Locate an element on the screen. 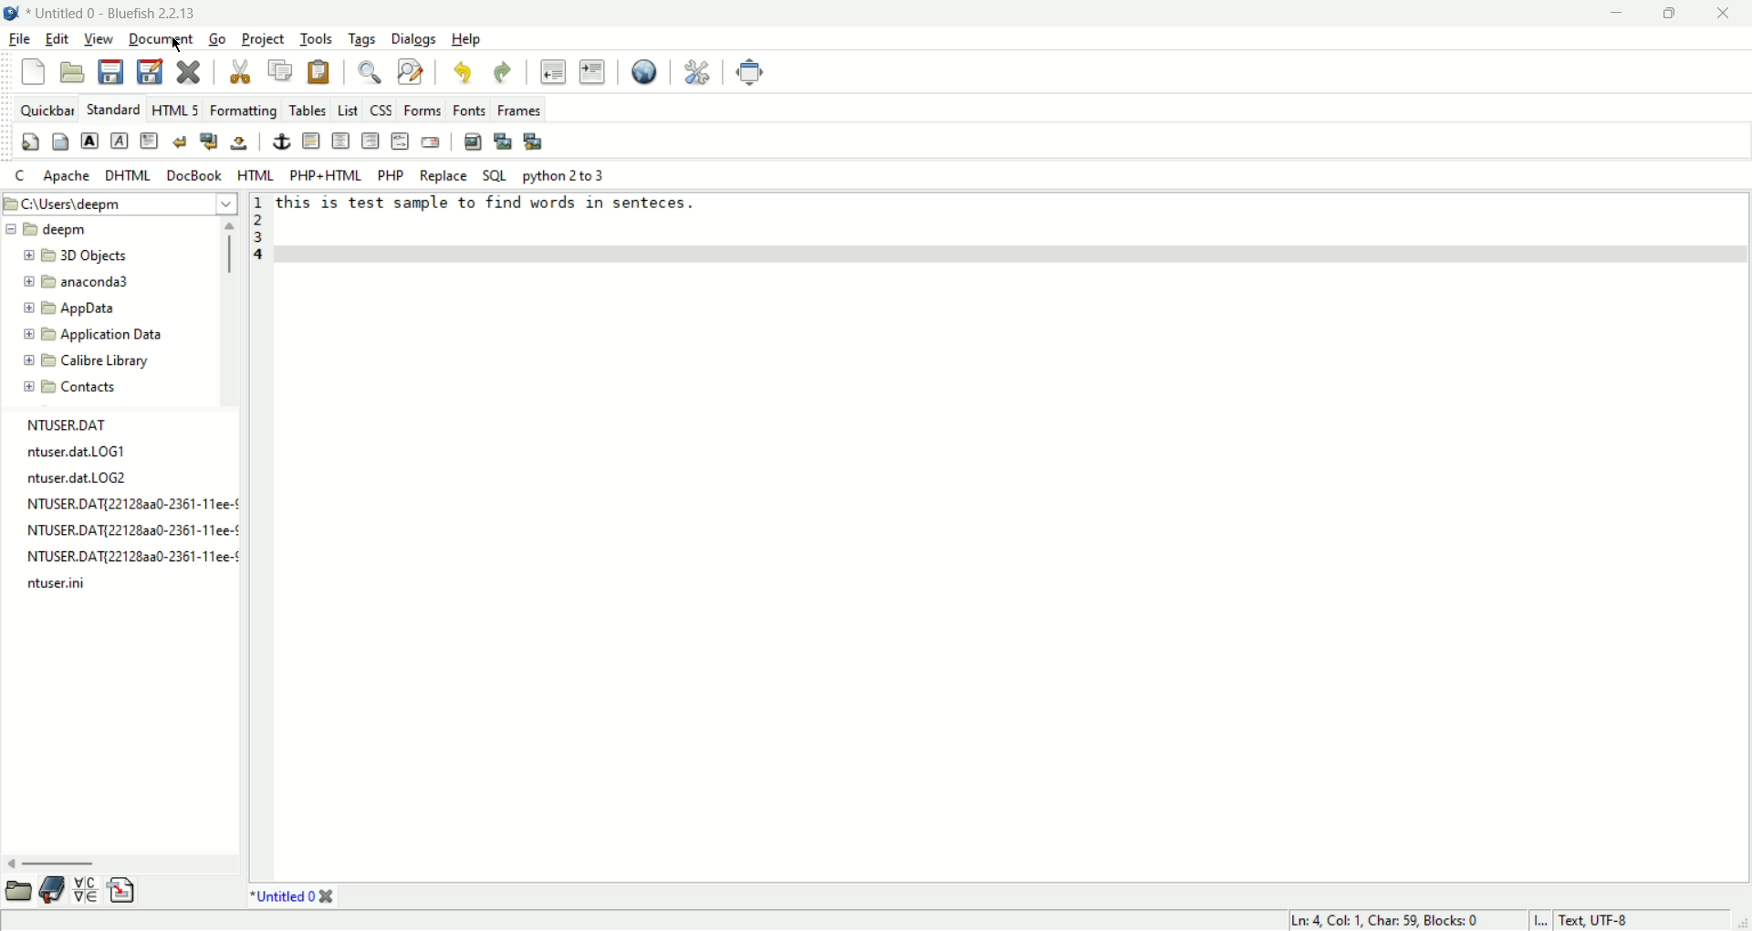 The height and width of the screenshot is (931, 1752). break and clear is located at coordinates (208, 142).